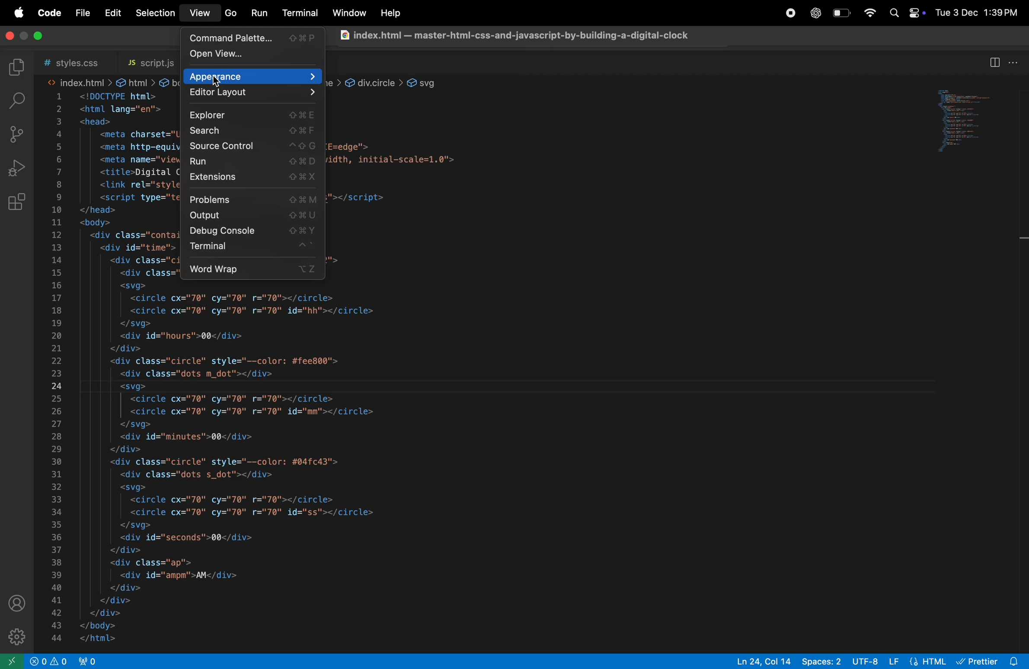 Image resolution: width=1029 pixels, height=669 pixels. What do you see at coordinates (251, 93) in the screenshot?
I see `editor layout` at bounding box center [251, 93].